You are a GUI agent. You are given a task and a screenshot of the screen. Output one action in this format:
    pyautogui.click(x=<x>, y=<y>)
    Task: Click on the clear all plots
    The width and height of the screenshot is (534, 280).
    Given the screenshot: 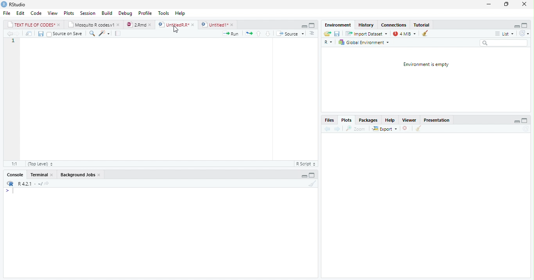 What is the action you would take?
    pyautogui.click(x=418, y=129)
    